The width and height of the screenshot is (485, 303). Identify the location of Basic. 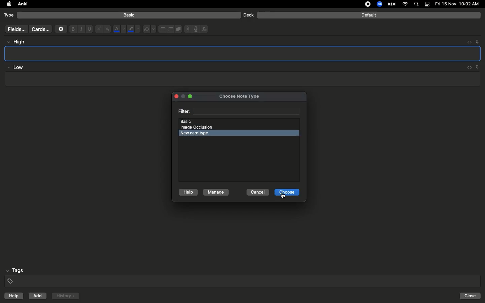
(129, 15).